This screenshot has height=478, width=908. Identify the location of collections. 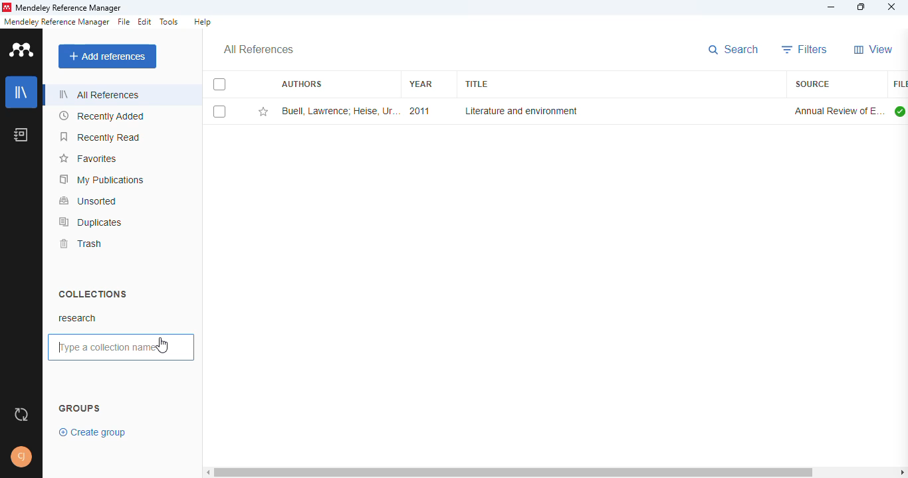
(94, 294).